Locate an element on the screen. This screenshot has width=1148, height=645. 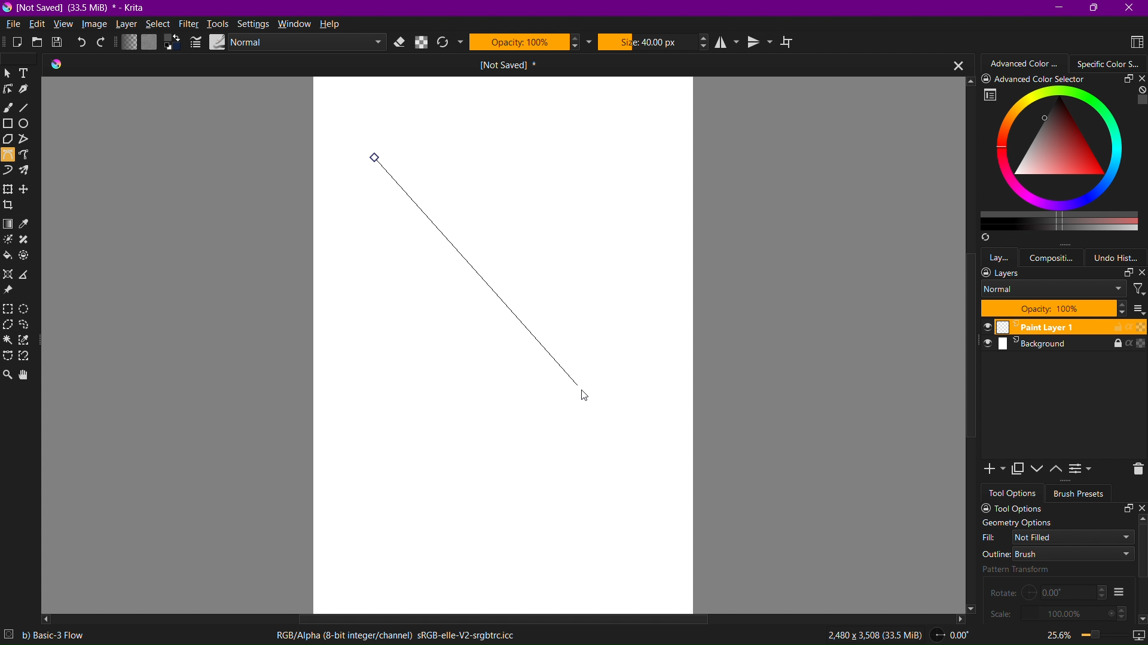
Composition is located at coordinates (1055, 257).